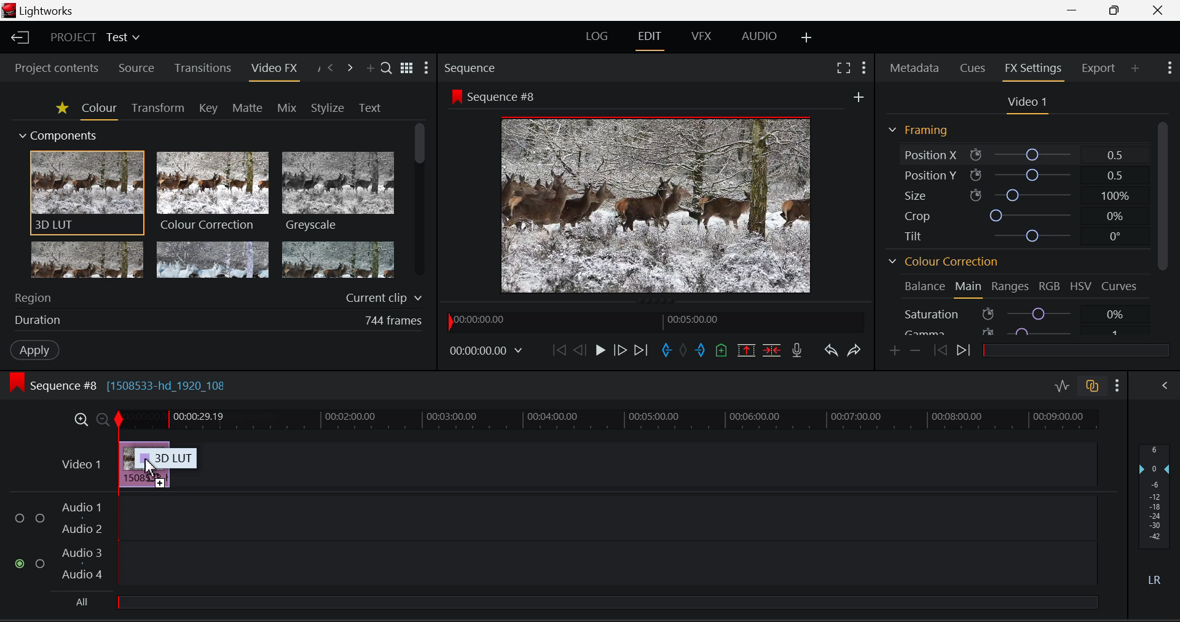 The width and height of the screenshot is (1180, 622). What do you see at coordinates (137, 68) in the screenshot?
I see `Source` at bounding box center [137, 68].